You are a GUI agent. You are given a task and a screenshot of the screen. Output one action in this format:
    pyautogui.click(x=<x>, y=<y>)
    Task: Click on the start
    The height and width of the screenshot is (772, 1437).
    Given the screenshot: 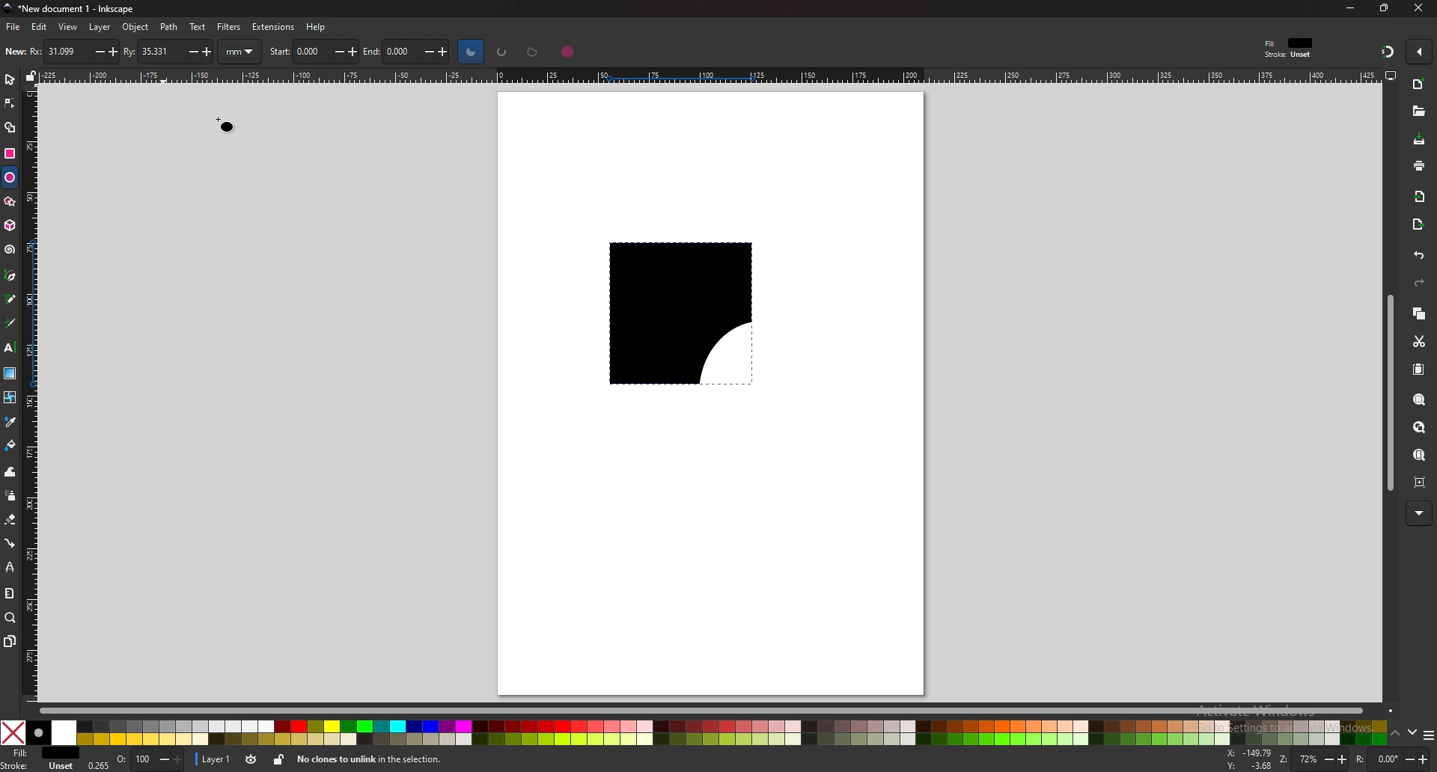 What is the action you would take?
    pyautogui.click(x=314, y=50)
    